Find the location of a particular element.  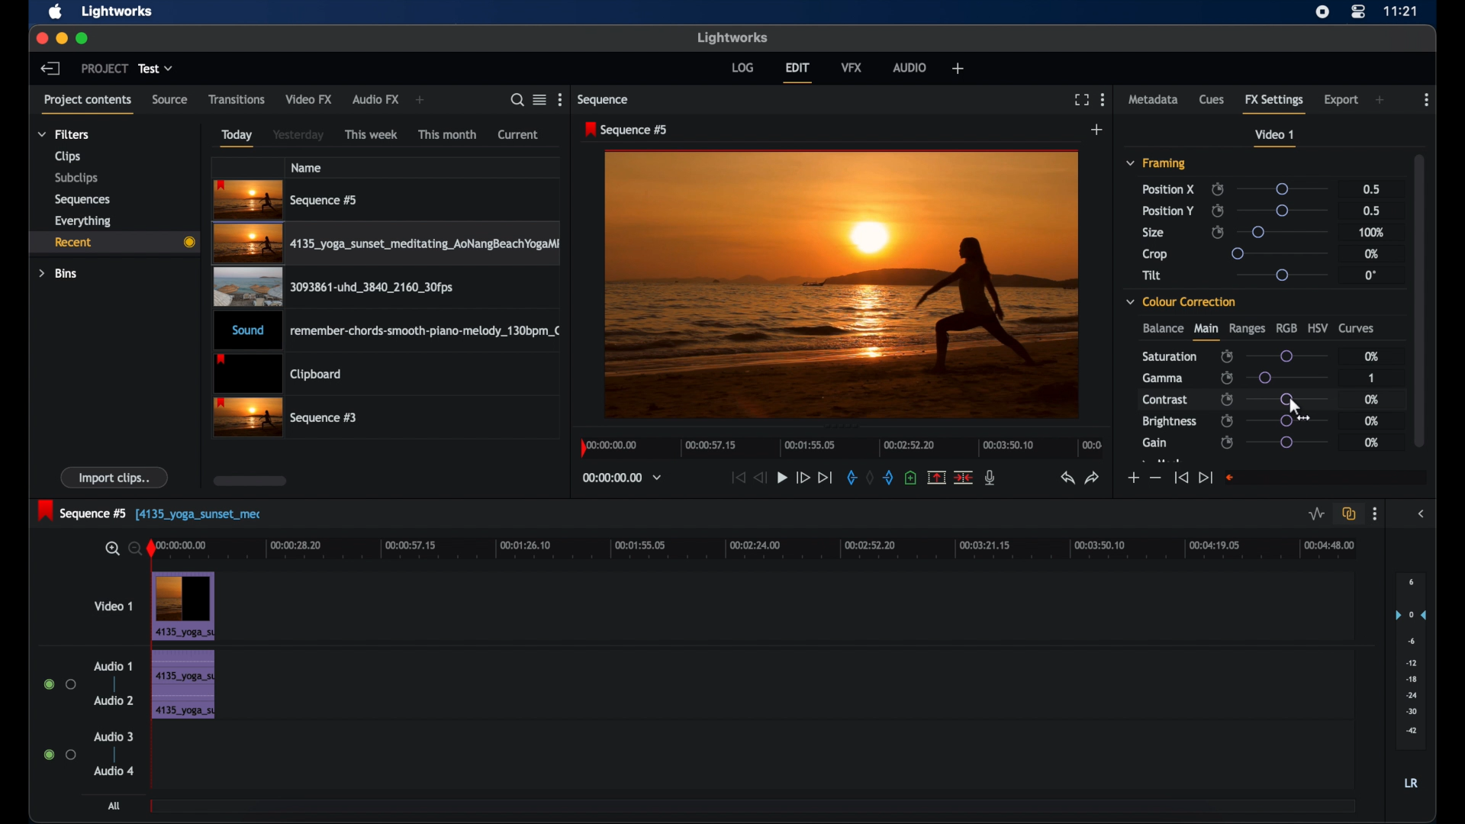

source is located at coordinates (169, 99).